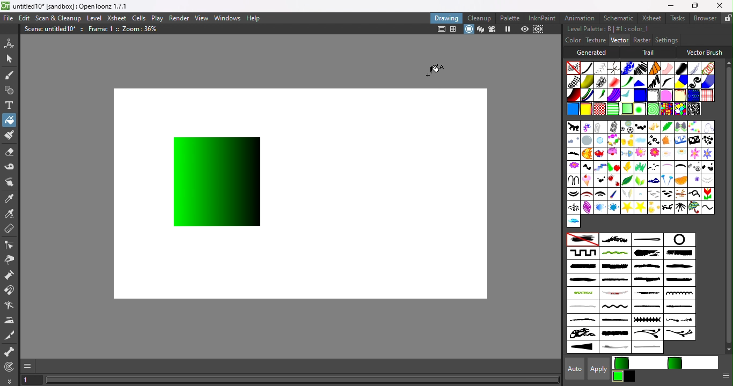  I want to click on big_, so click(667, 127).